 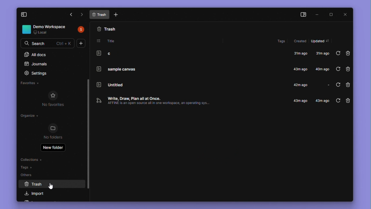 I want to click on Maximize, so click(x=332, y=14).